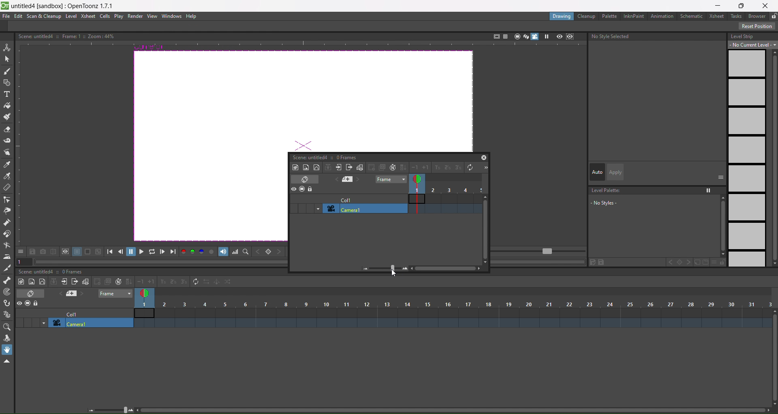  What do you see at coordinates (328, 167) in the screenshot?
I see `collapse` at bounding box center [328, 167].